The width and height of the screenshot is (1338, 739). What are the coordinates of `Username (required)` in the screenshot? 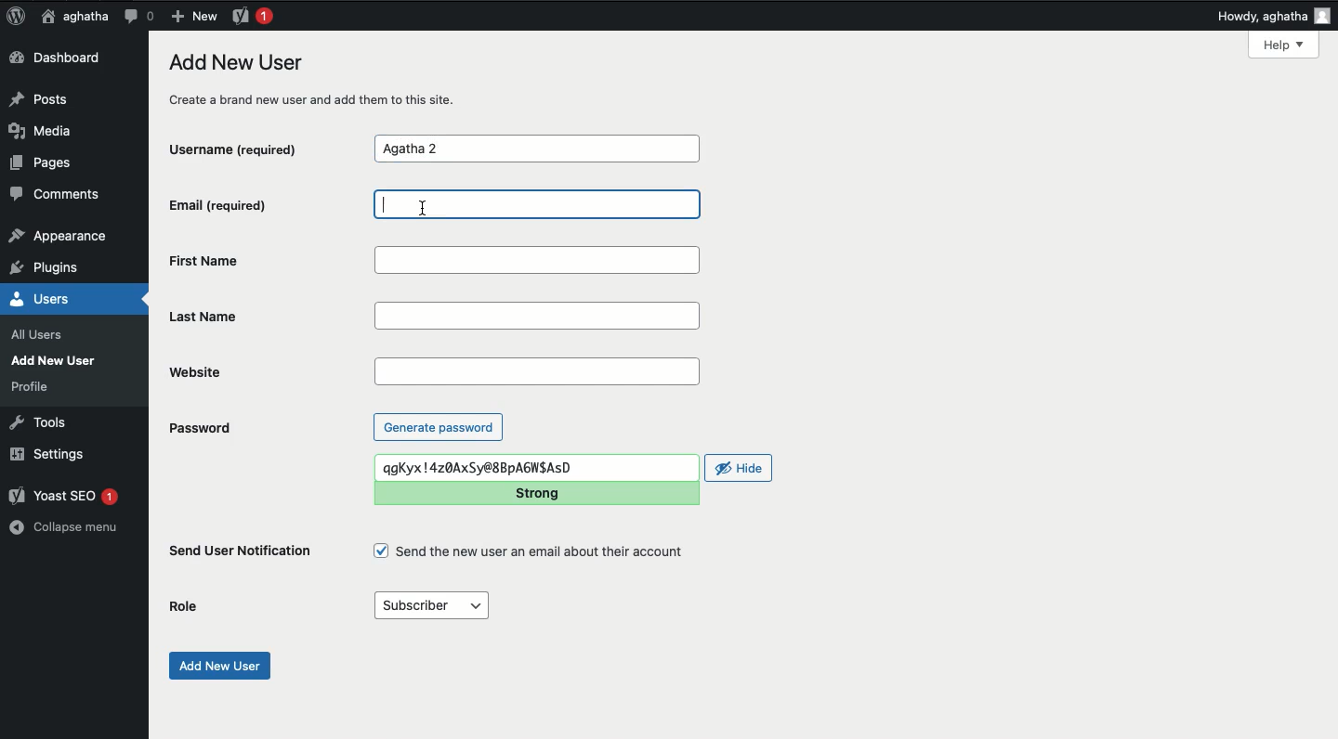 It's located at (250, 148).